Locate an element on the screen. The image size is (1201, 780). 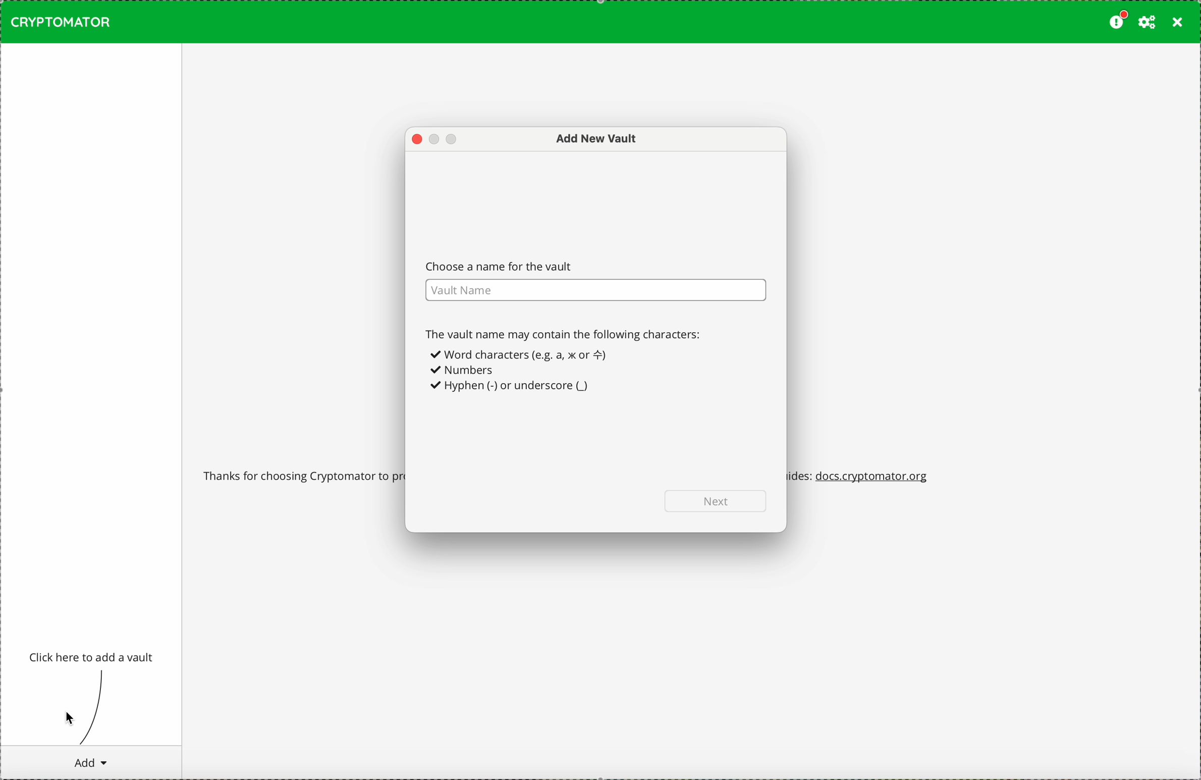
pointer is located at coordinates (72, 718).